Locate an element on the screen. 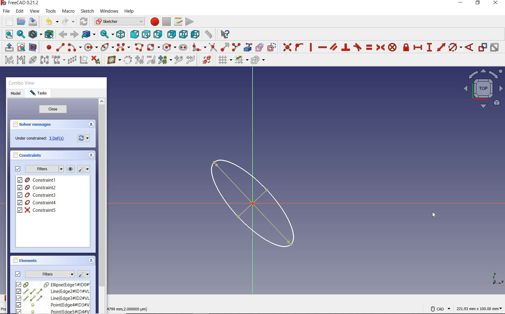 This screenshot has height=314, width=505. macro is located at coordinates (69, 11).